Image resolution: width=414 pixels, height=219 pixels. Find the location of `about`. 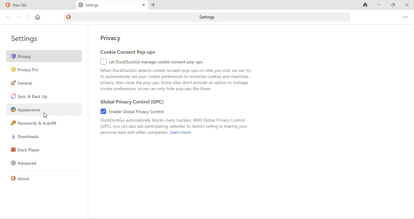

about is located at coordinates (24, 180).